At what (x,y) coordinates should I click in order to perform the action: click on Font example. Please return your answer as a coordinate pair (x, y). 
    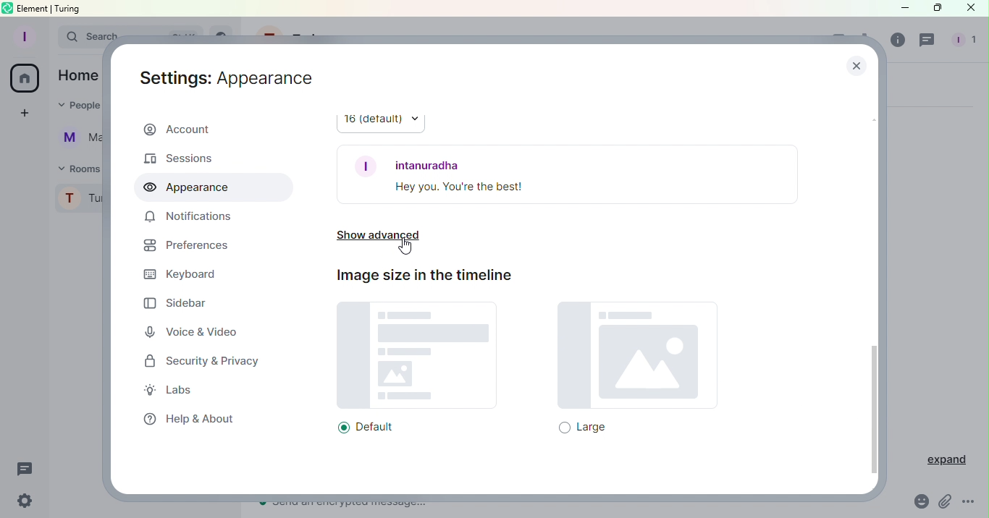
    Looking at the image, I should click on (569, 172).